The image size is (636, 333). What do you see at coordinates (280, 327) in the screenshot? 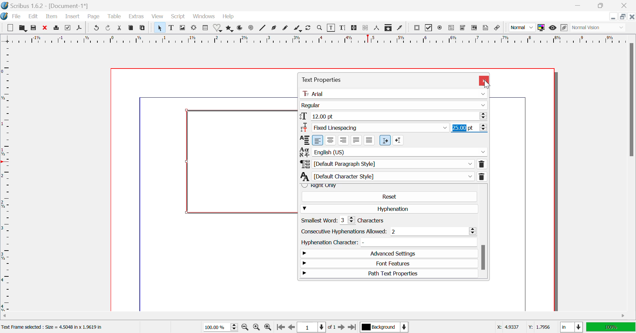
I see `First Page` at bounding box center [280, 327].